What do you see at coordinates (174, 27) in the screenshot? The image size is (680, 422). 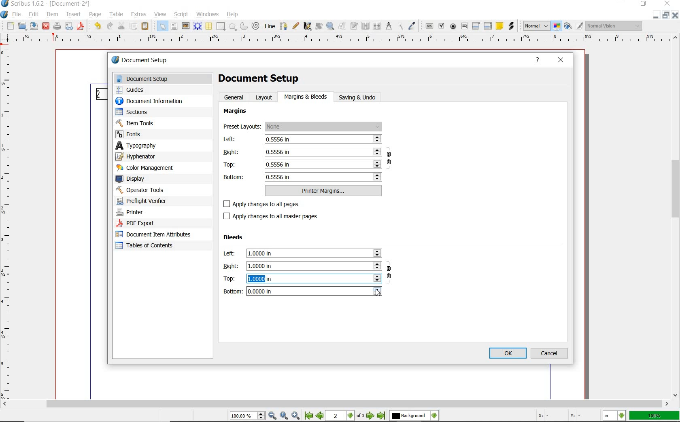 I see `text frame` at bounding box center [174, 27].